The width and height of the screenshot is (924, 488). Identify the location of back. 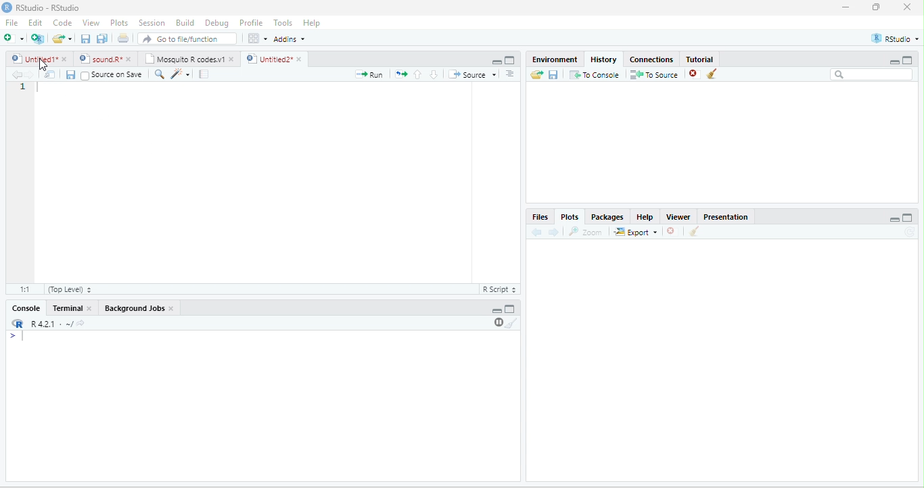
(536, 233).